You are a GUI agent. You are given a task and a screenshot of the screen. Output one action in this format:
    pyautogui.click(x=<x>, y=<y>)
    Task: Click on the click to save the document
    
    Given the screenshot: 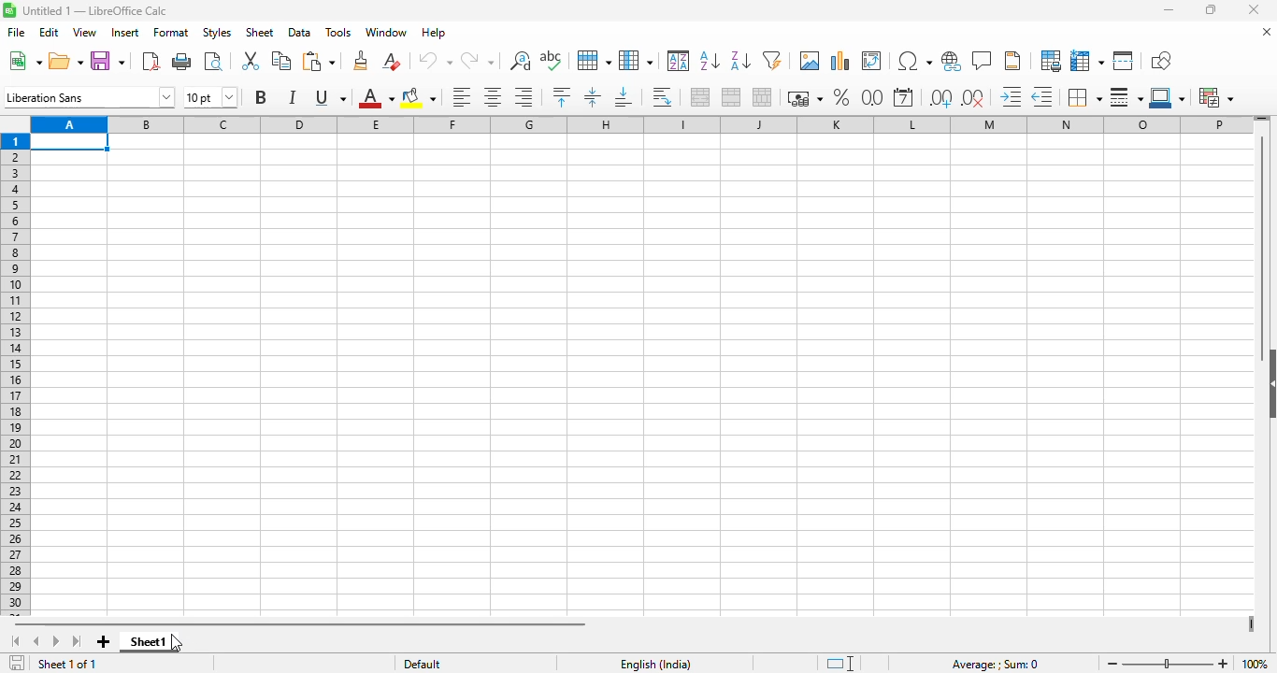 What is the action you would take?
    pyautogui.click(x=17, y=662)
    